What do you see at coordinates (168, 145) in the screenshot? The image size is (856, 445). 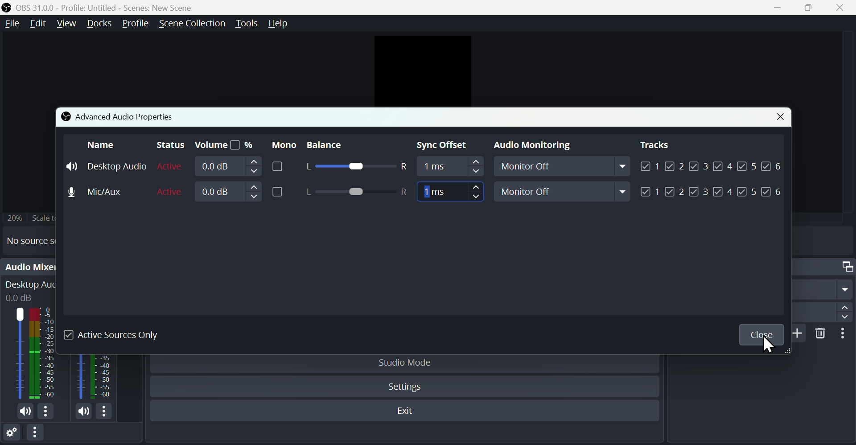 I see `Status` at bounding box center [168, 145].